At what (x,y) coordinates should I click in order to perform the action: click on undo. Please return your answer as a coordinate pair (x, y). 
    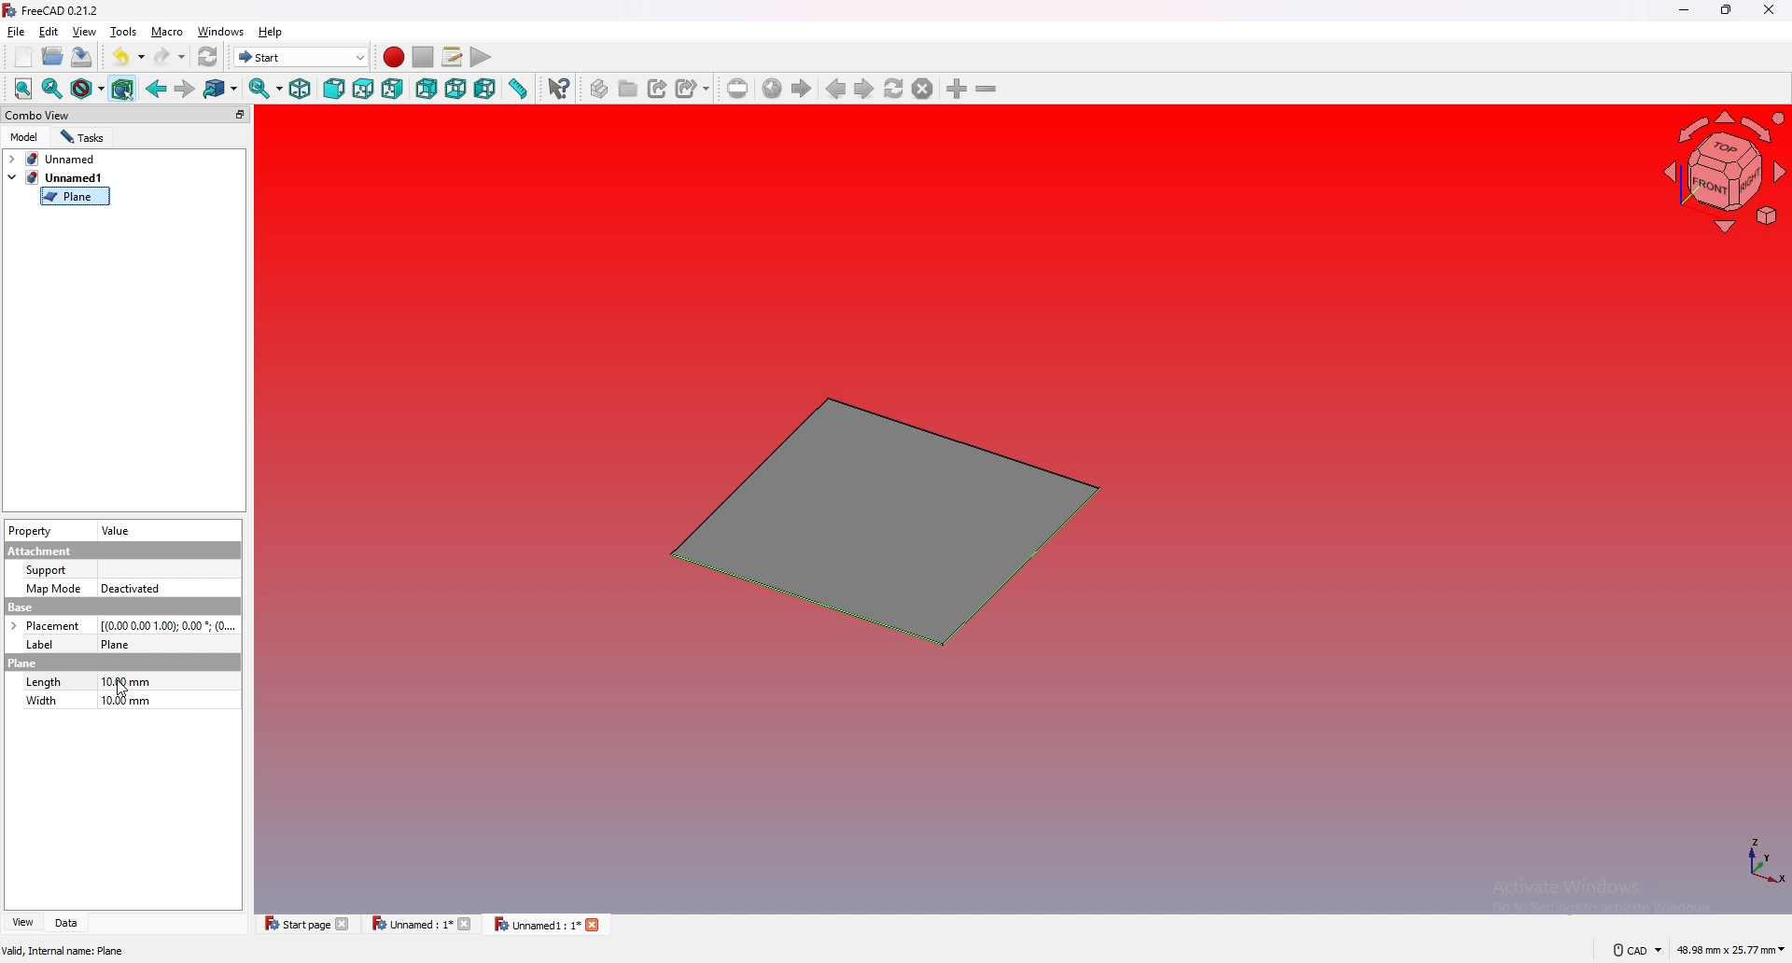
    Looking at the image, I should click on (129, 55).